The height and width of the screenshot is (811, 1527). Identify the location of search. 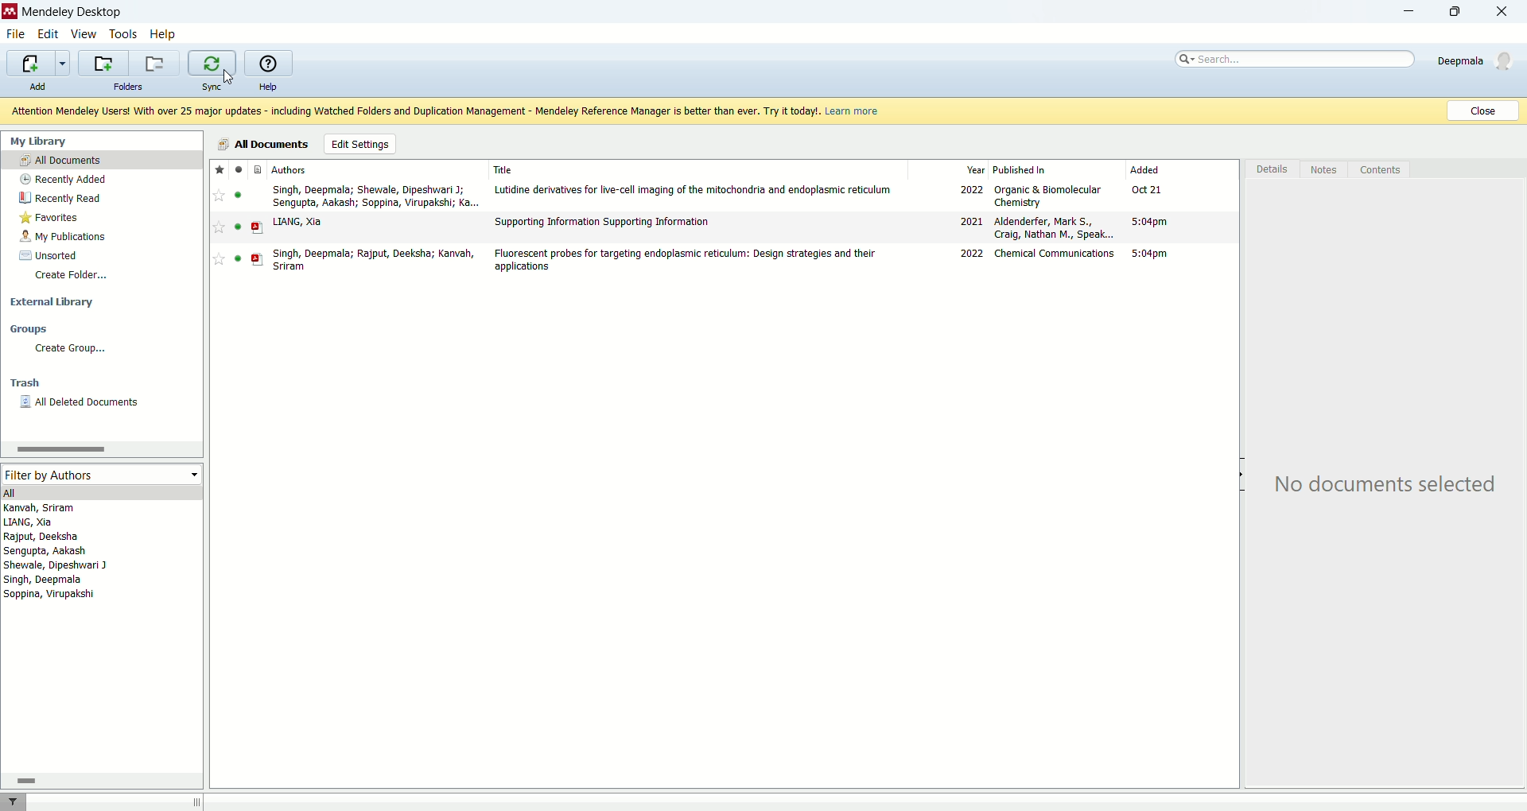
(1294, 59).